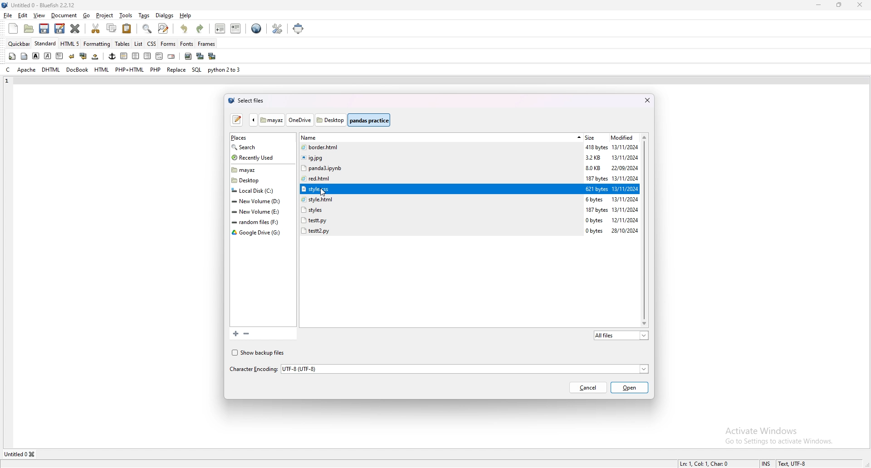 The image size is (871, 468). What do you see at coordinates (234, 333) in the screenshot?
I see `add` at bounding box center [234, 333].